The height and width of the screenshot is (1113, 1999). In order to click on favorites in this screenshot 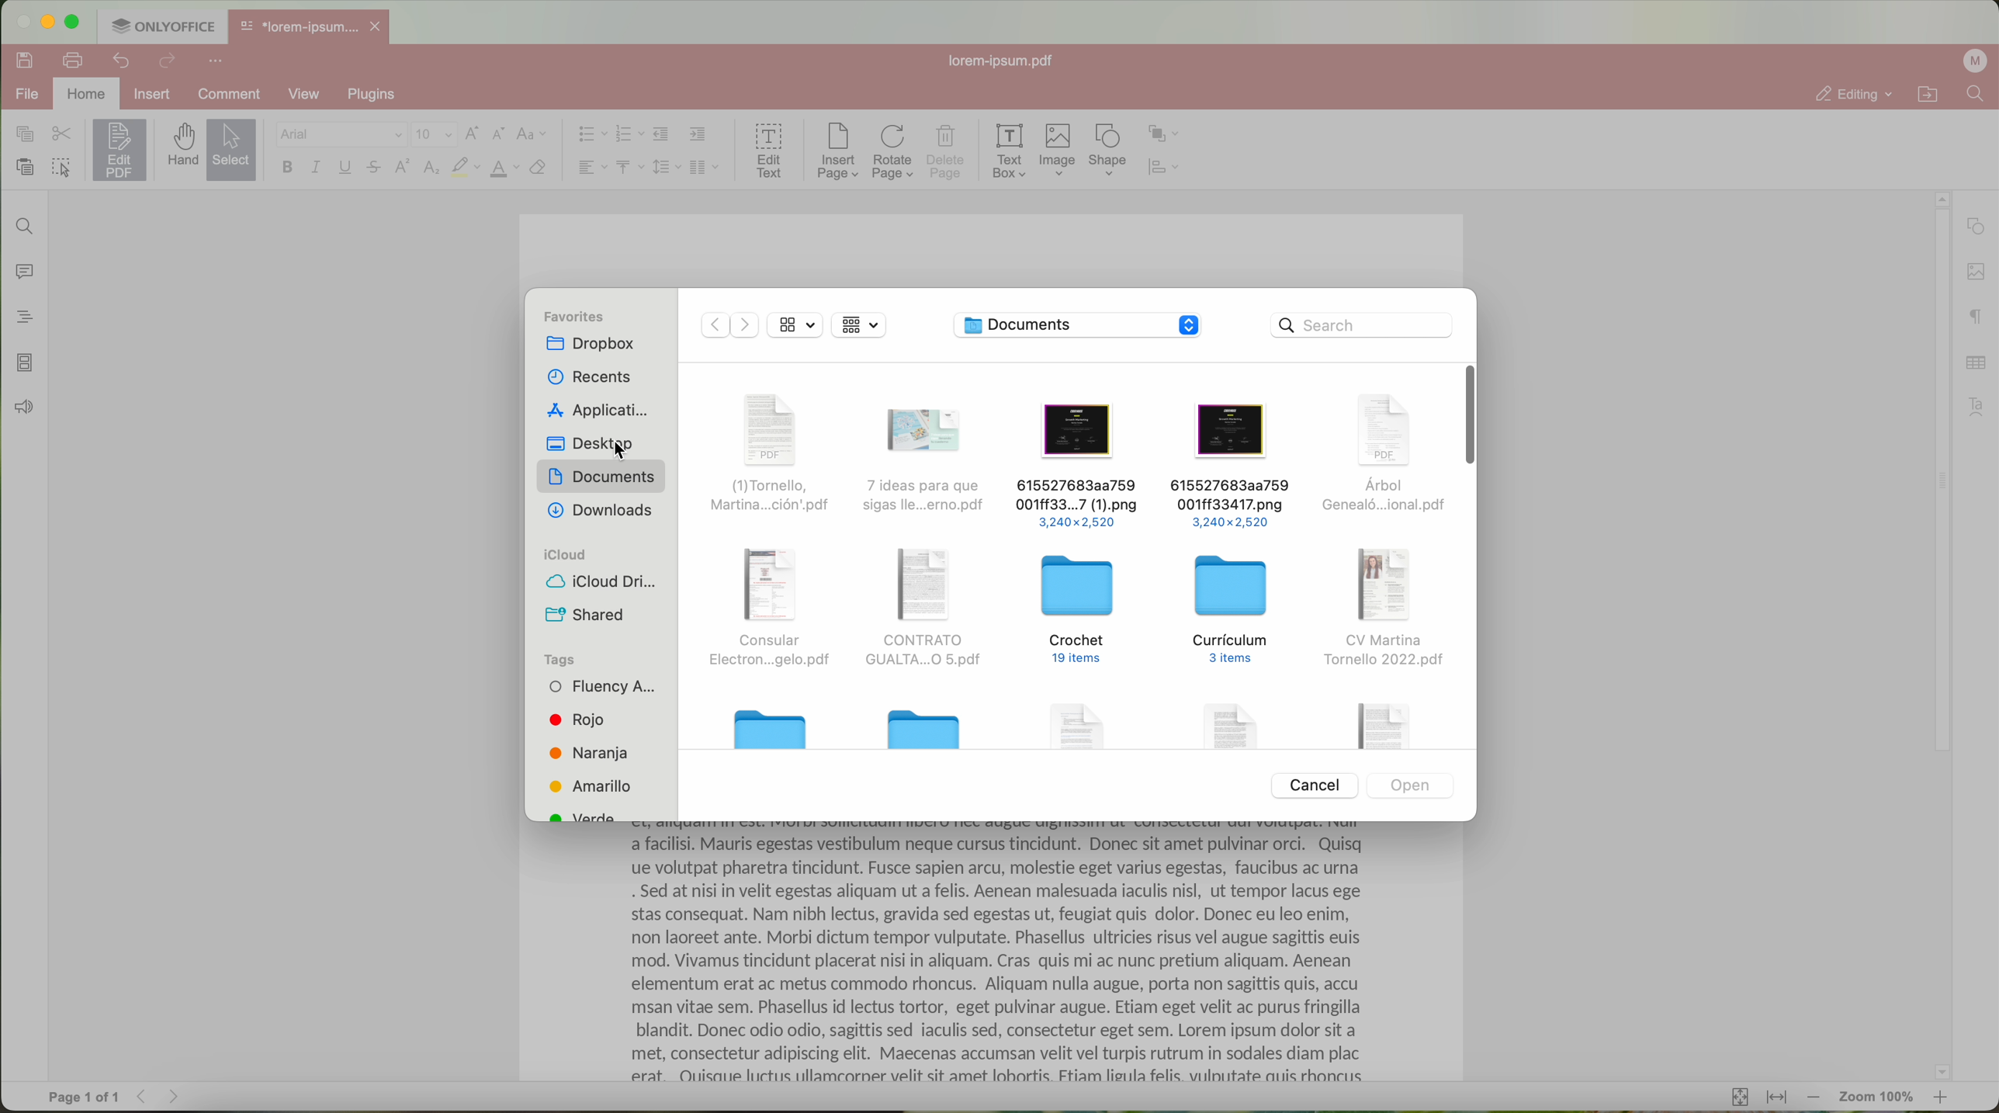, I will do `click(570, 317)`.